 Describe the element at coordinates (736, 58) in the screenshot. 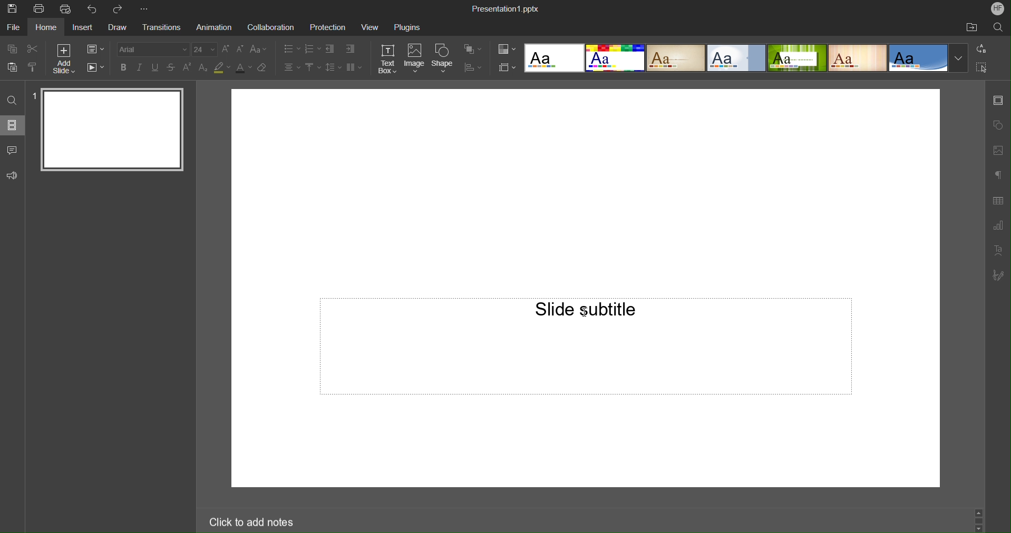

I see `template` at that location.